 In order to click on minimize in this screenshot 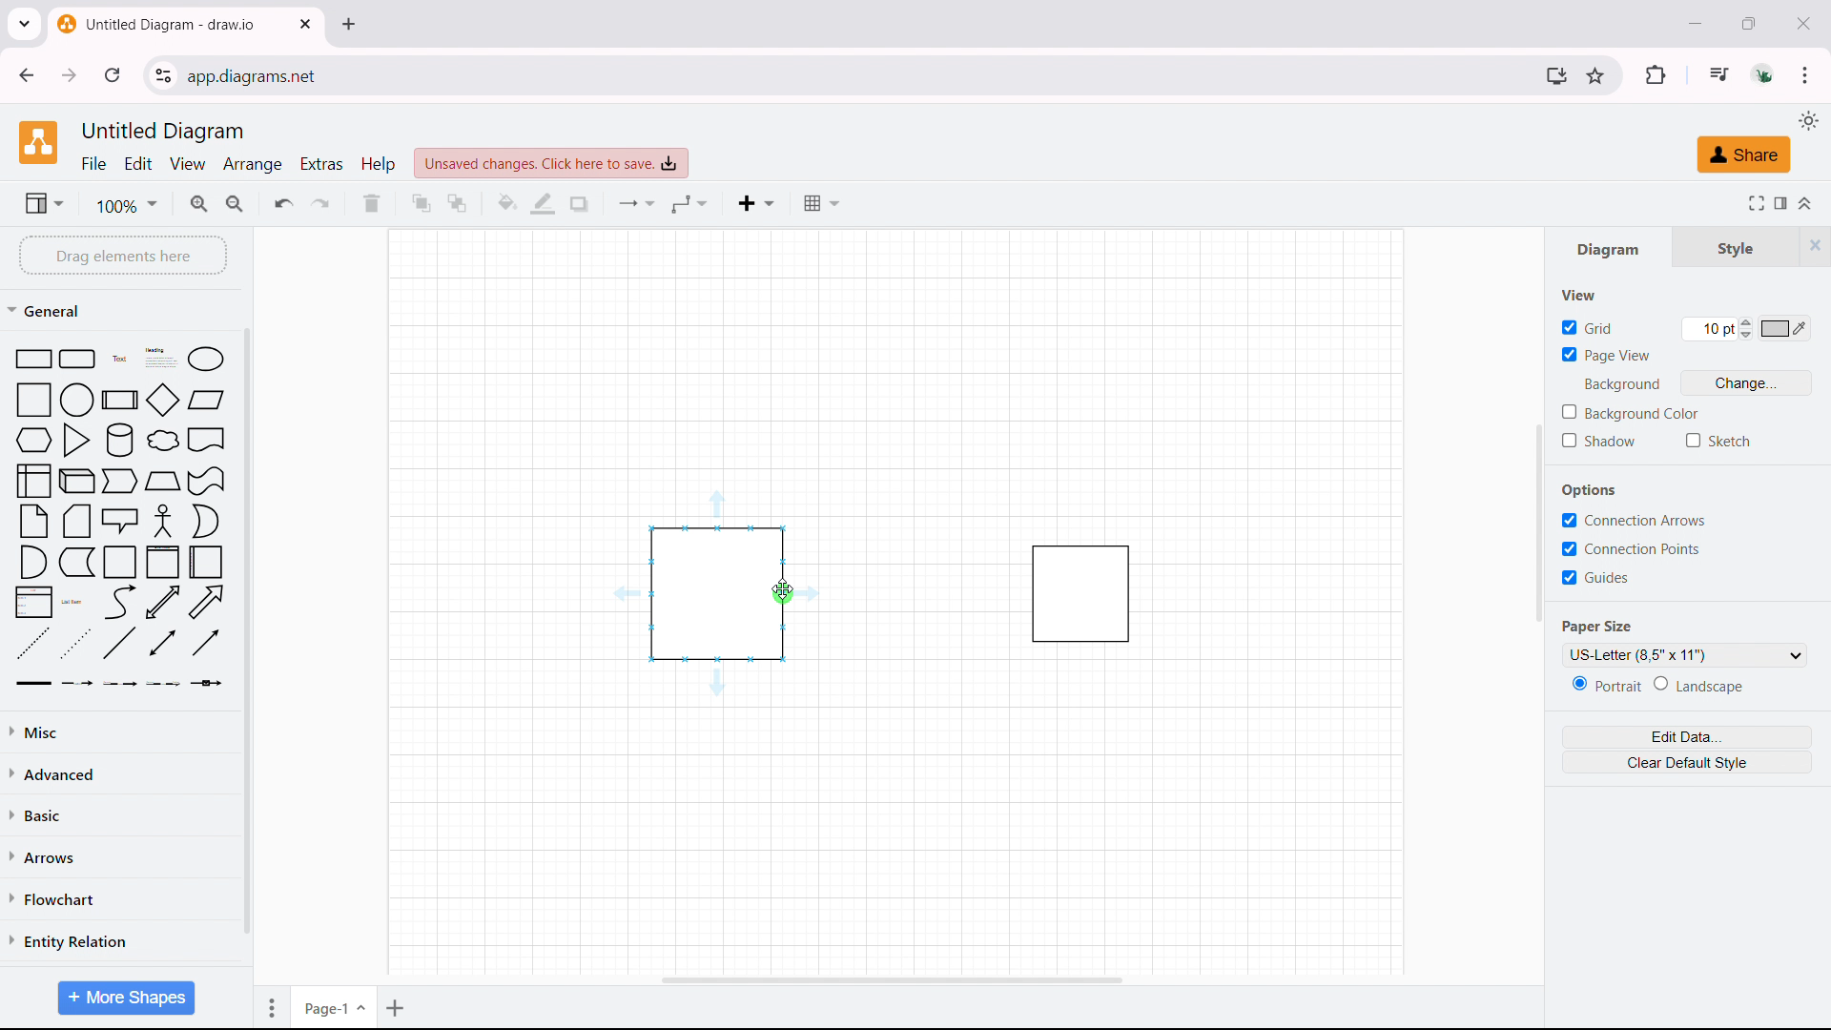, I will do `click(1696, 23)`.